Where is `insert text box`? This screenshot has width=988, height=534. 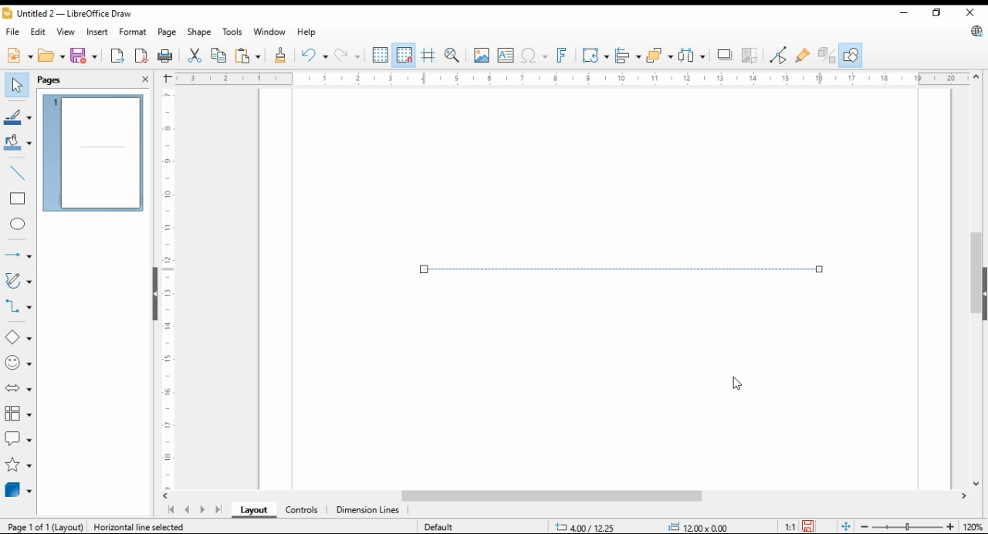 insert text box is located at coordinates (506, 55).